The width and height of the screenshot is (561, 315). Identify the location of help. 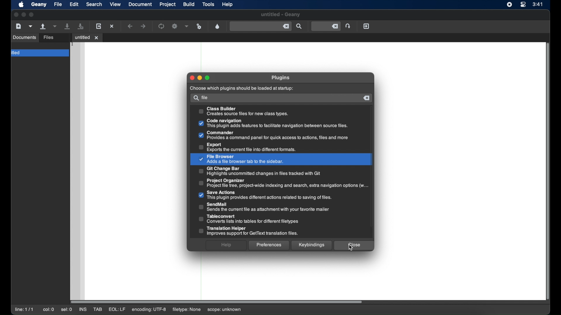
(228, 4).